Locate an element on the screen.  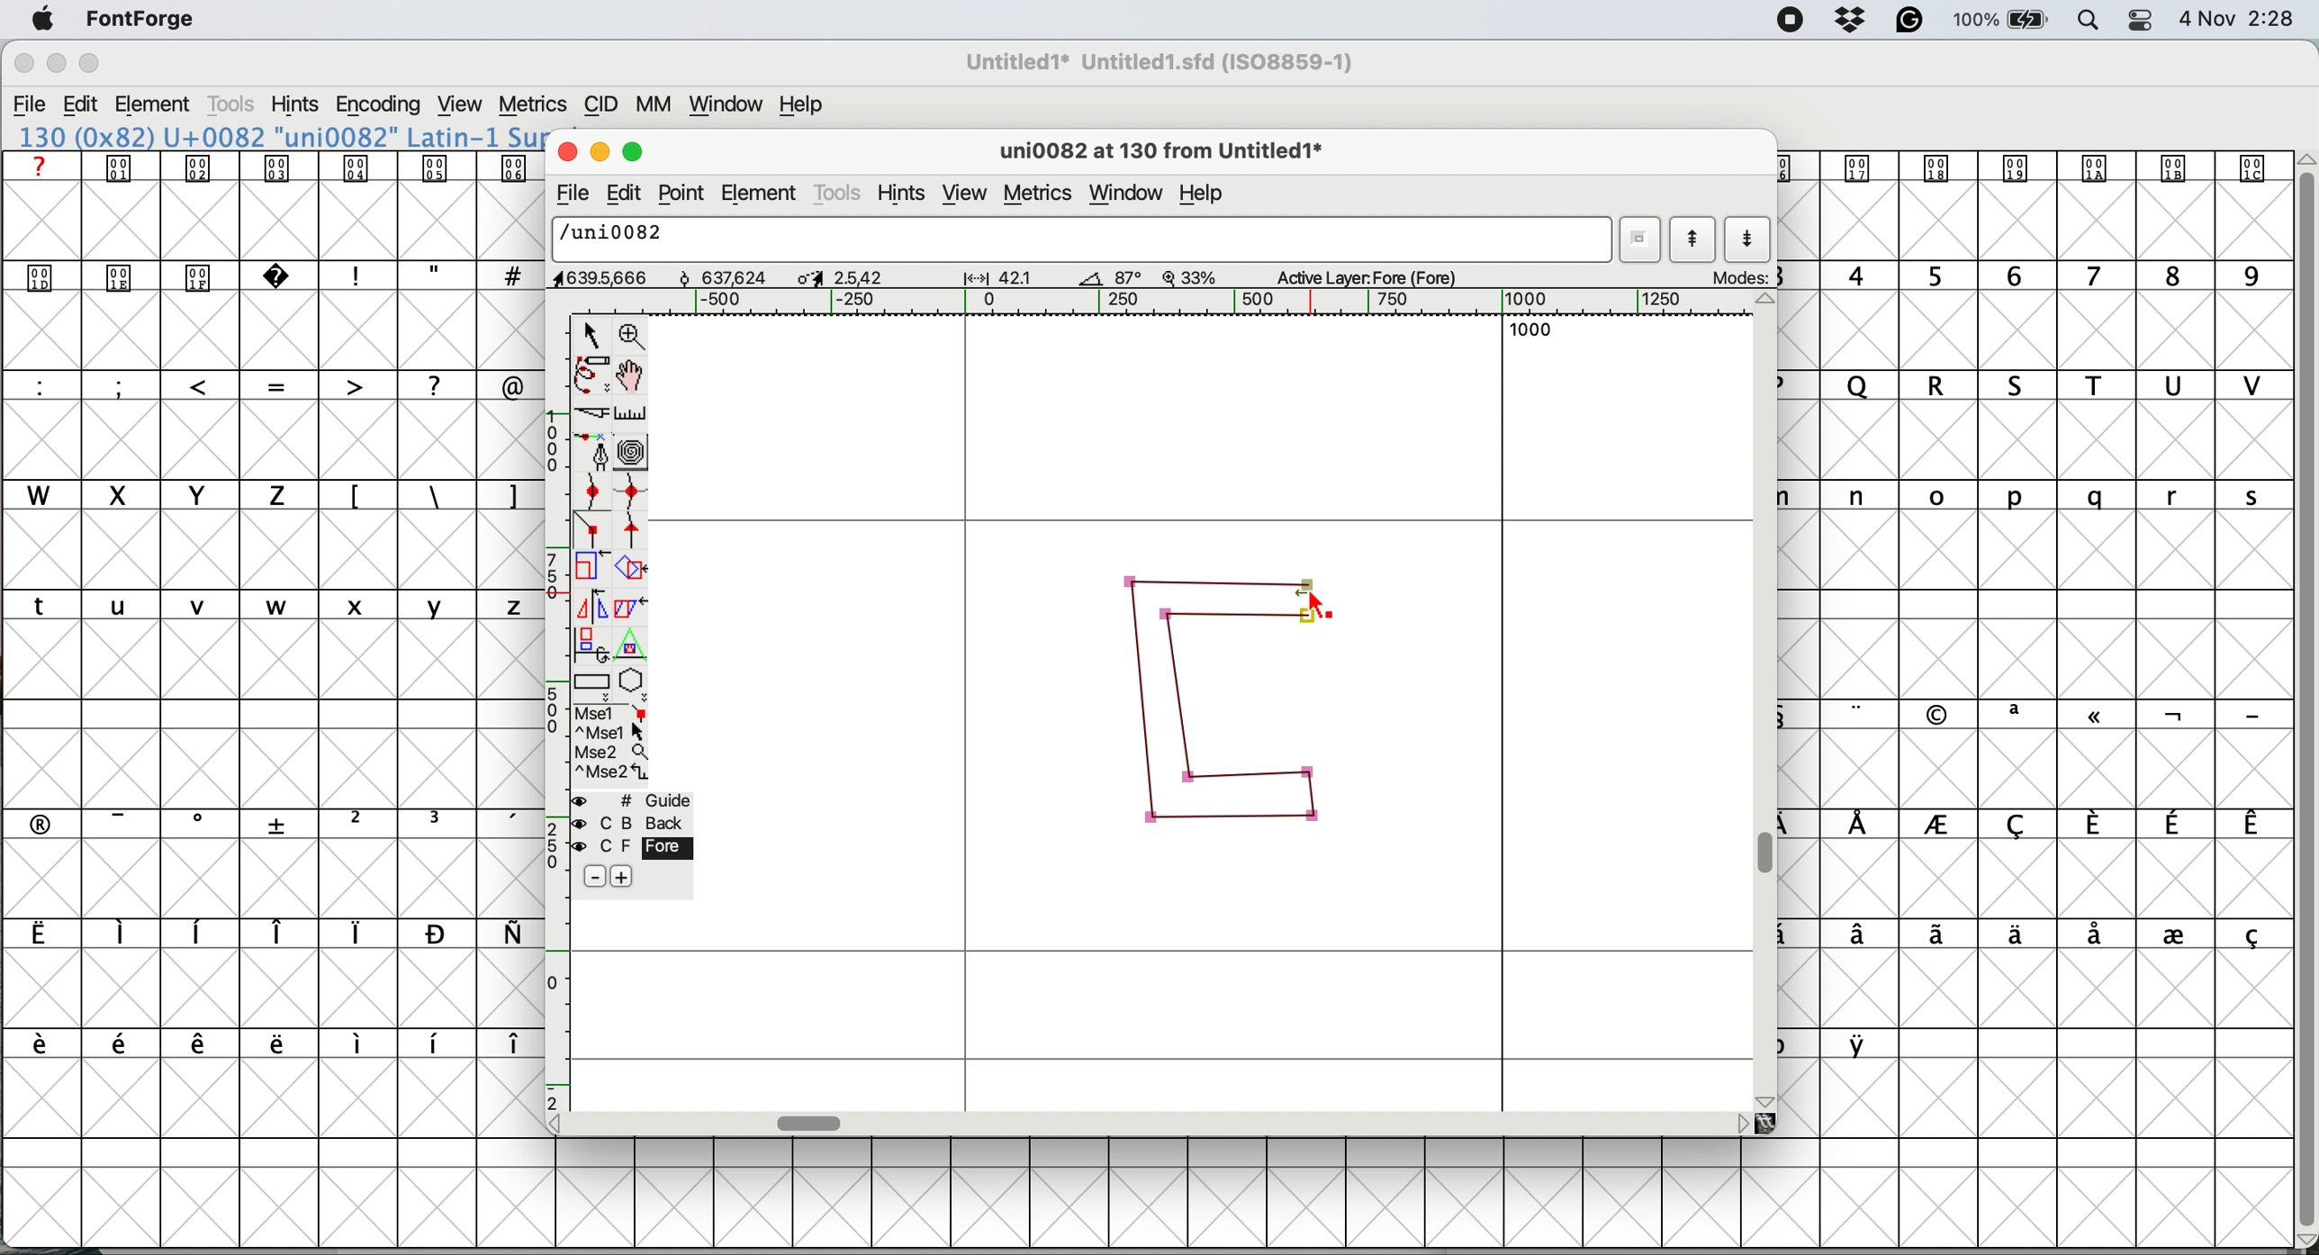
horizontal scale is located at coordinates (1187, 302).